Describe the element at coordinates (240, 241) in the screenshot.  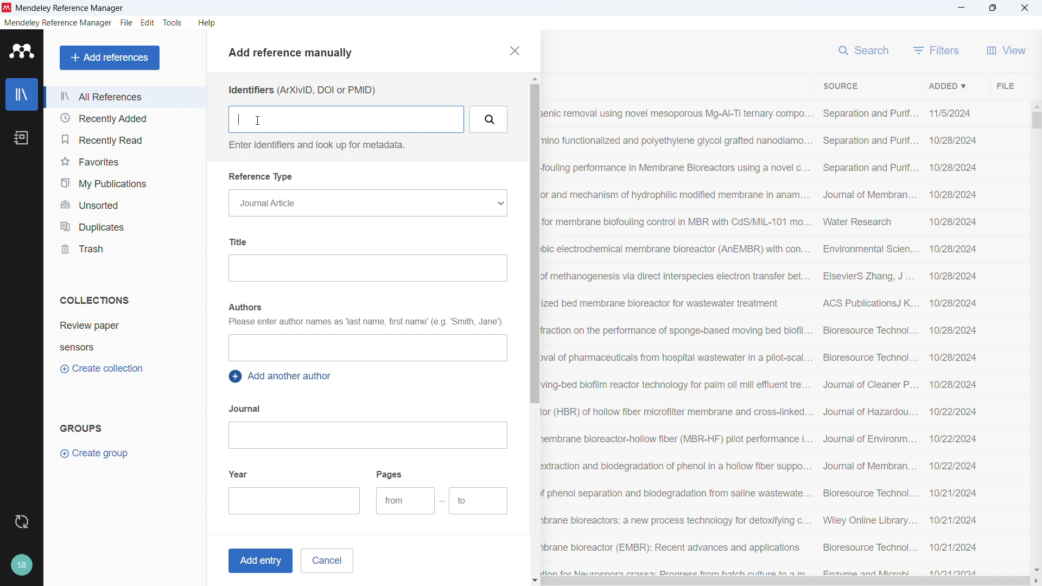
I see `Title` at that location.